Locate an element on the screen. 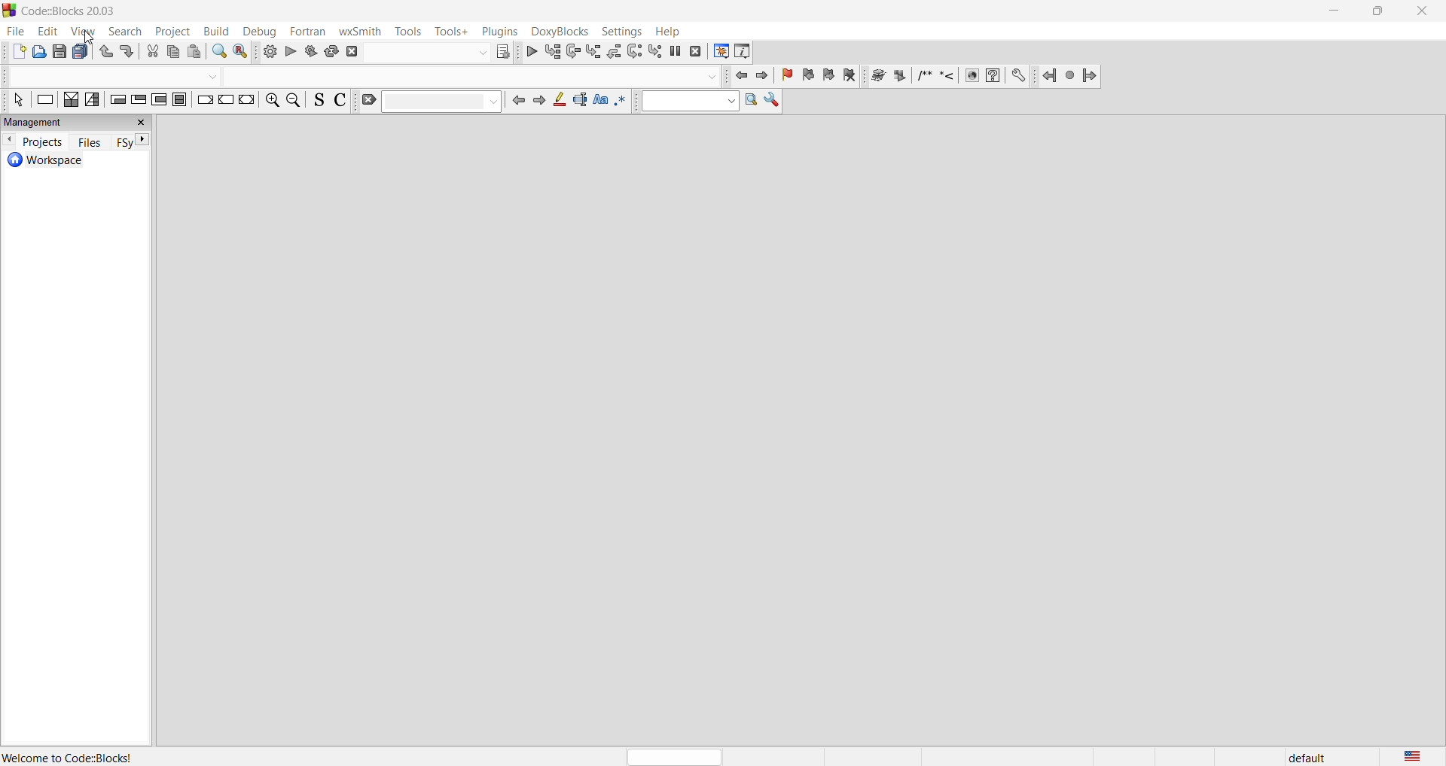  continue instruction is located at coordinates (227, 100).